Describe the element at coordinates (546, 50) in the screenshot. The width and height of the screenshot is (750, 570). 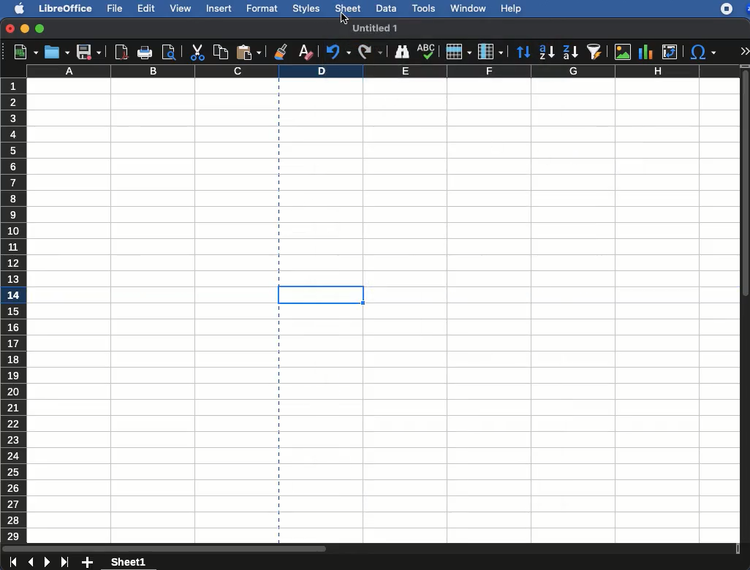
I see `ascending` at that location.